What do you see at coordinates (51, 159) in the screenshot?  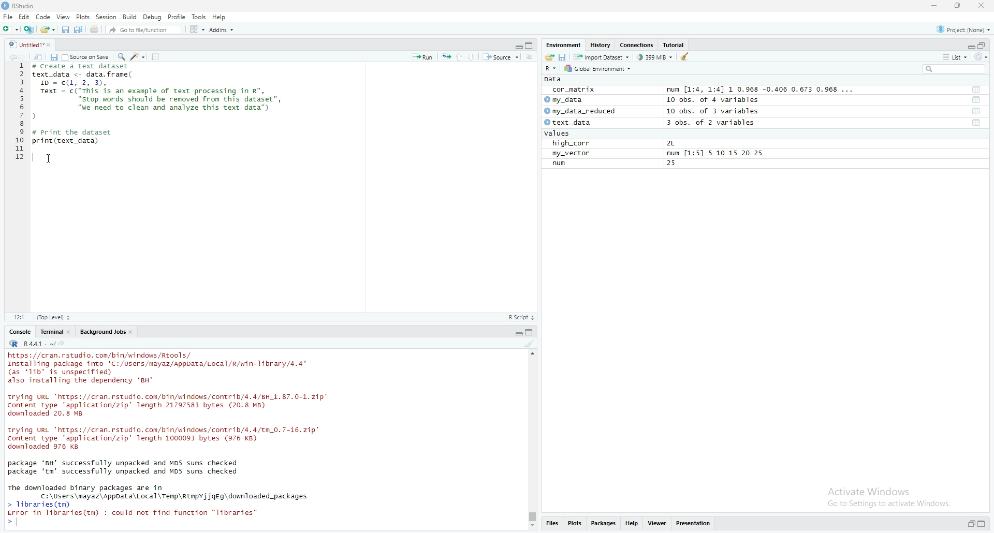 I see `cursor` at bounding box center [51, 159].